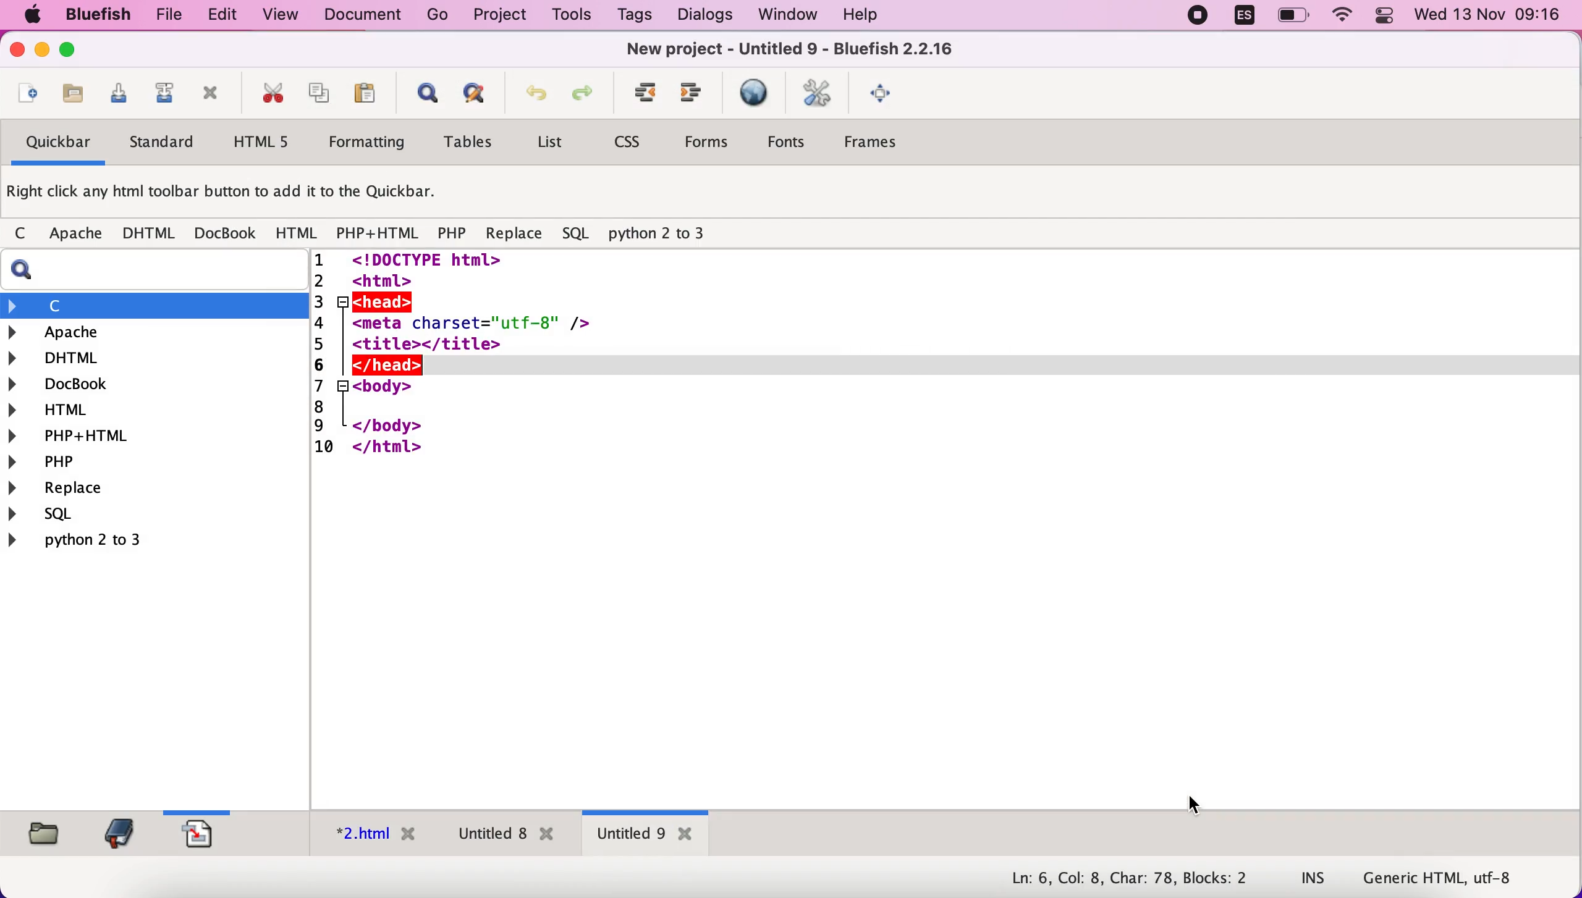 This screenshot has height=898, width=1582. Describe the element at coordinates (96, 540) in the screenshot. I see `python 2 to 3` at that location.